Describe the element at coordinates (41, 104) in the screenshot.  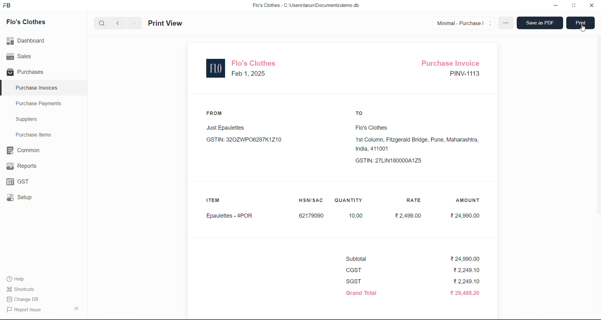
I see `Purchase Payments` at that location.